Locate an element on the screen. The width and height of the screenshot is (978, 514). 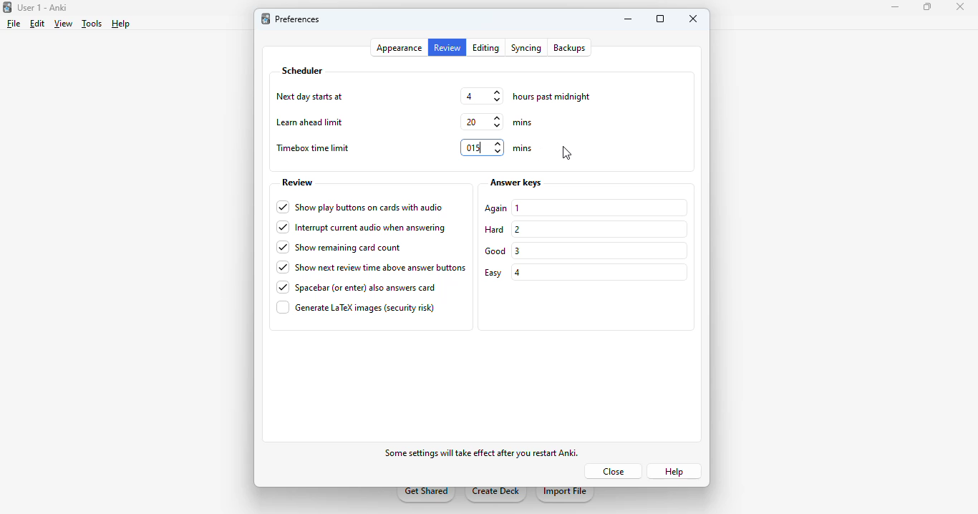
scheduler is located at coordinates (303, 71).